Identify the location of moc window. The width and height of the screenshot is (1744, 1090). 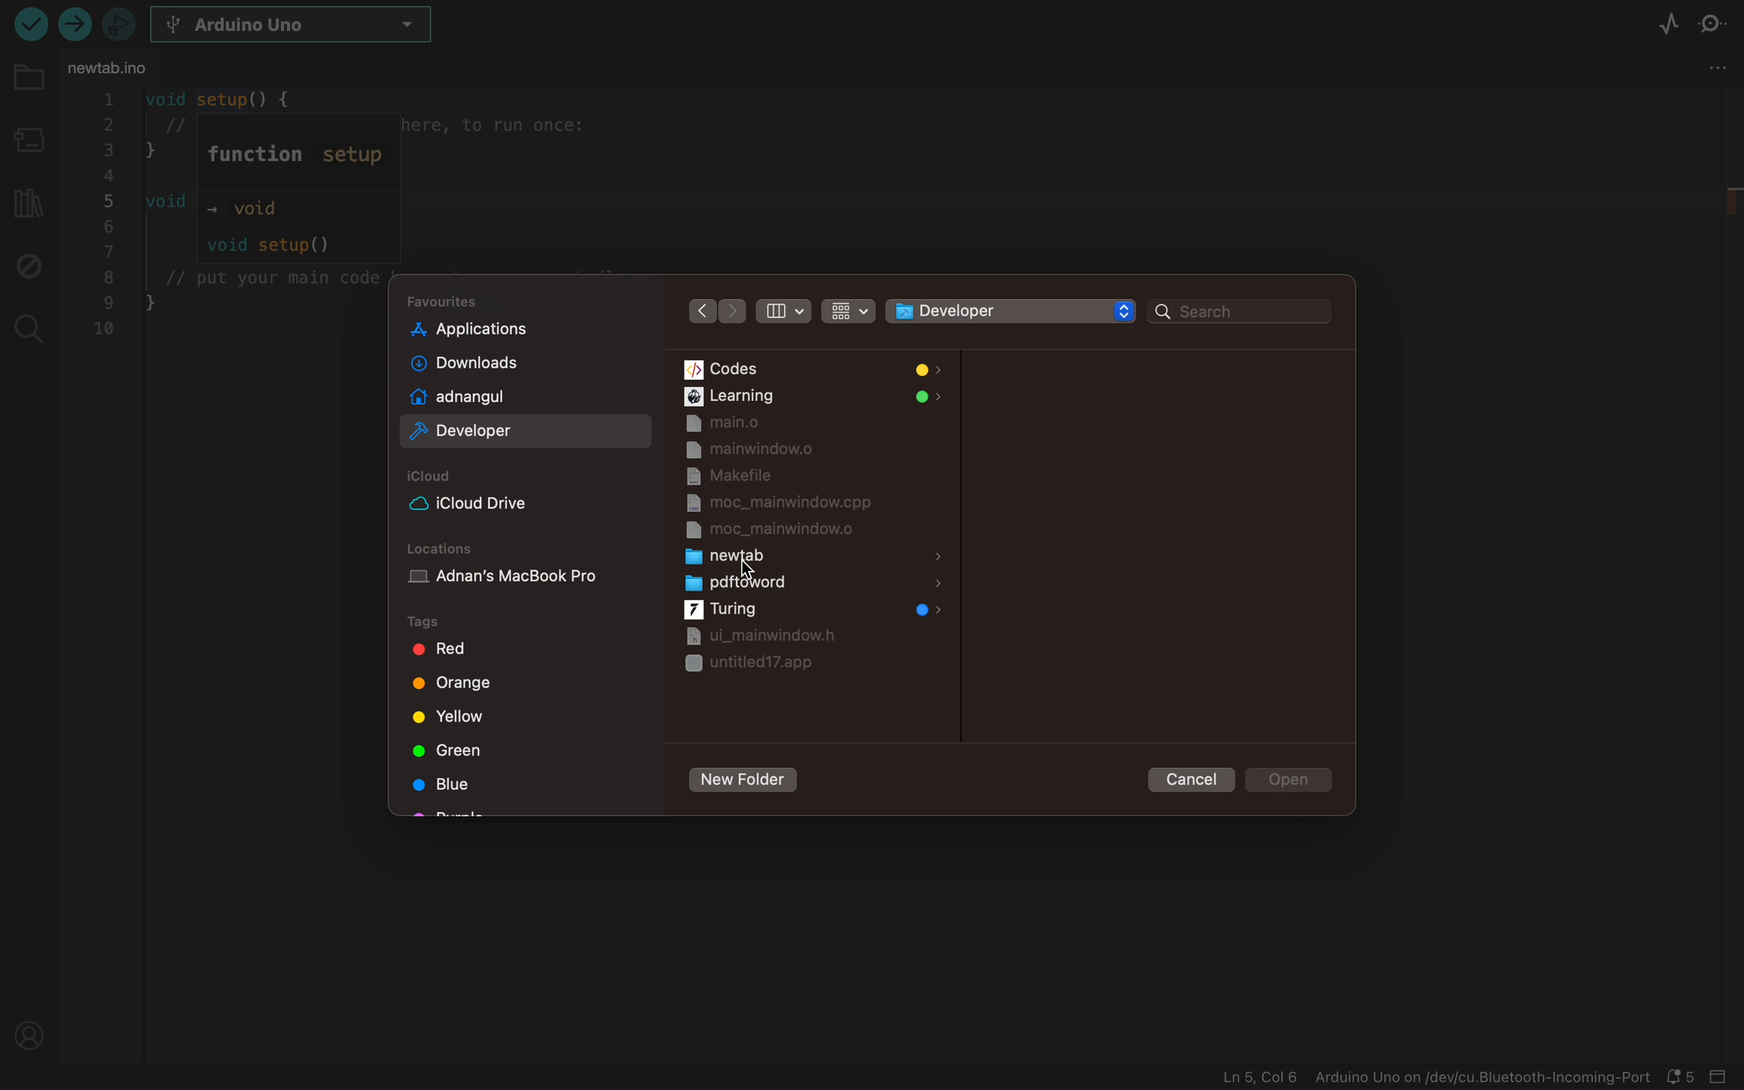
(782, 503).